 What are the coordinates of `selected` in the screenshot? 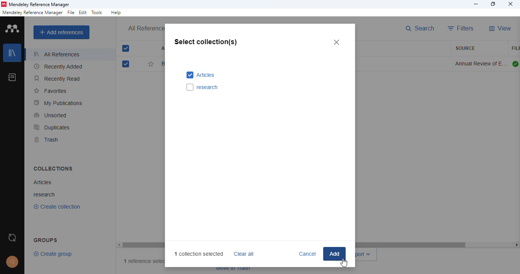 It's located at (190, 75).